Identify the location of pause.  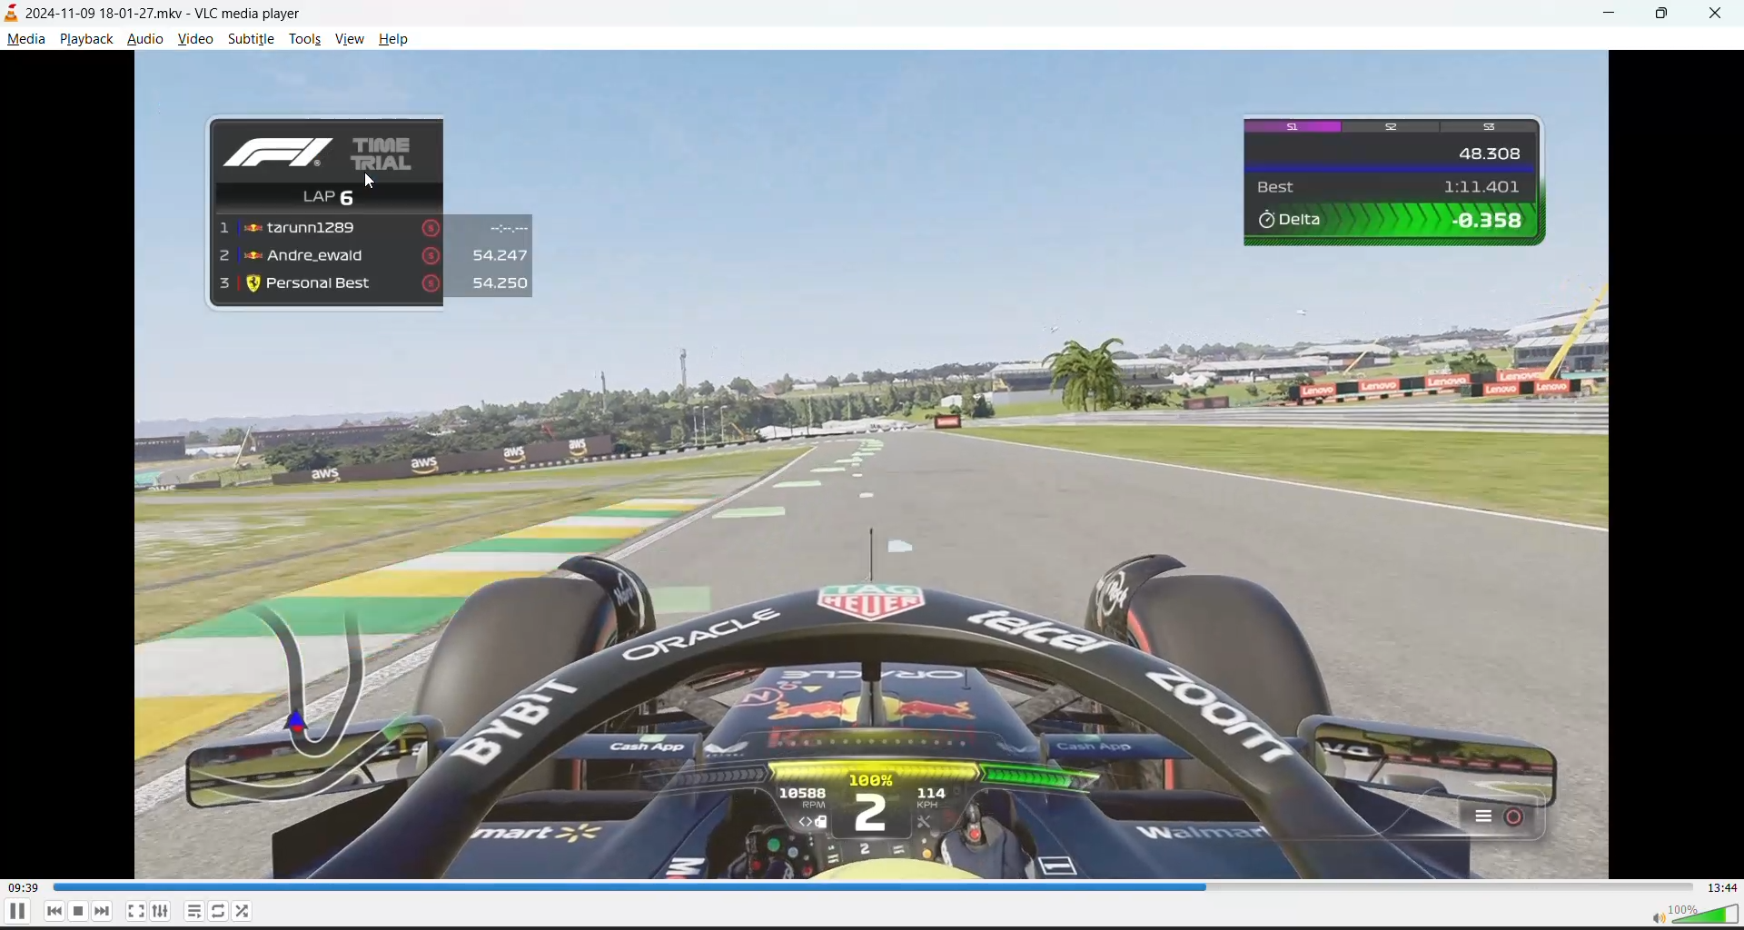
(13, 914).